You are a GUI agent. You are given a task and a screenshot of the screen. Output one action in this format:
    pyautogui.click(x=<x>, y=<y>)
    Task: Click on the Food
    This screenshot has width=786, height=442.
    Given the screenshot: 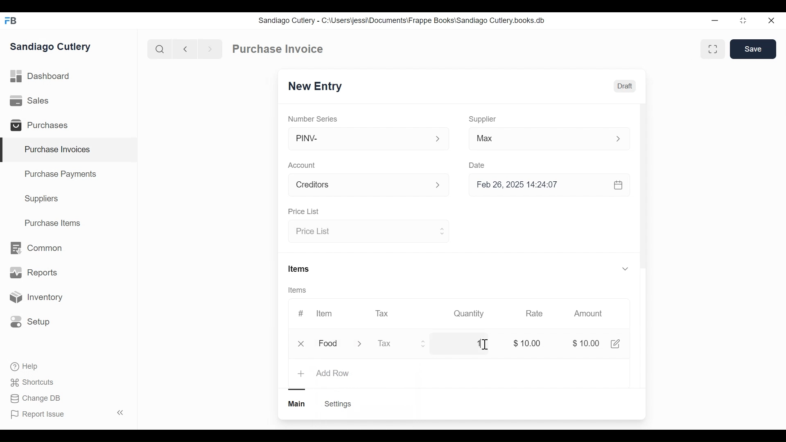 What is the action you would take?
    pyautogui.click(x=330, y=344)
    